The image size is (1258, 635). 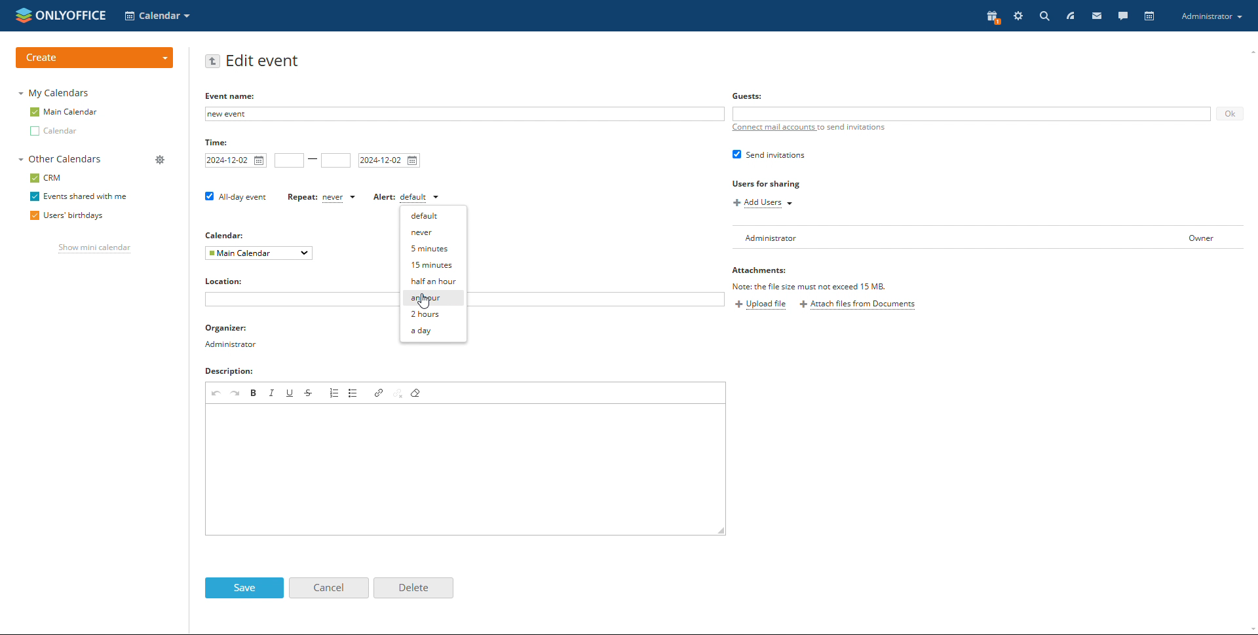 I want to click on setting, so click(x=1018, y=16).